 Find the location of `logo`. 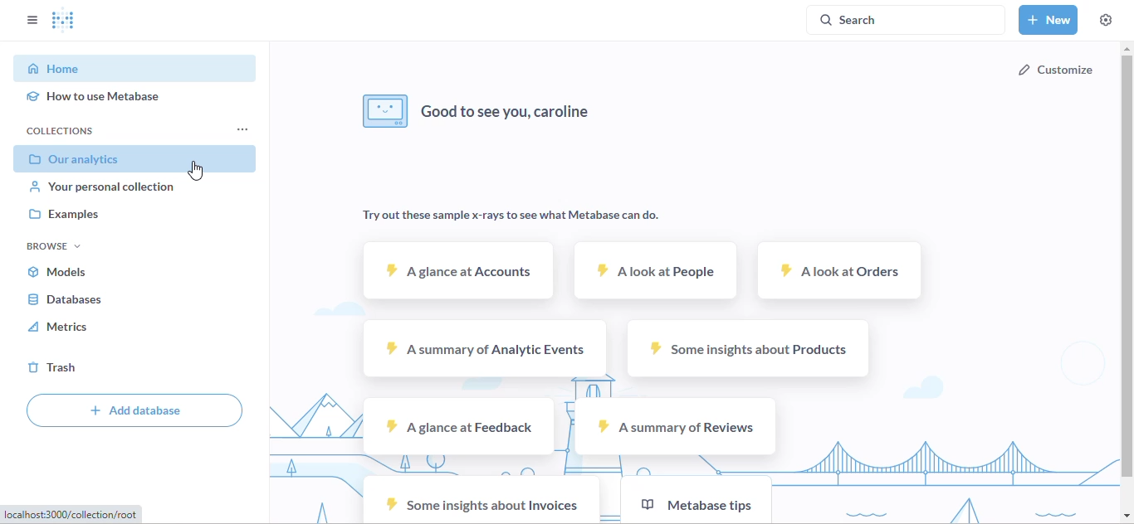

logo is located at coordinates (64, 19).